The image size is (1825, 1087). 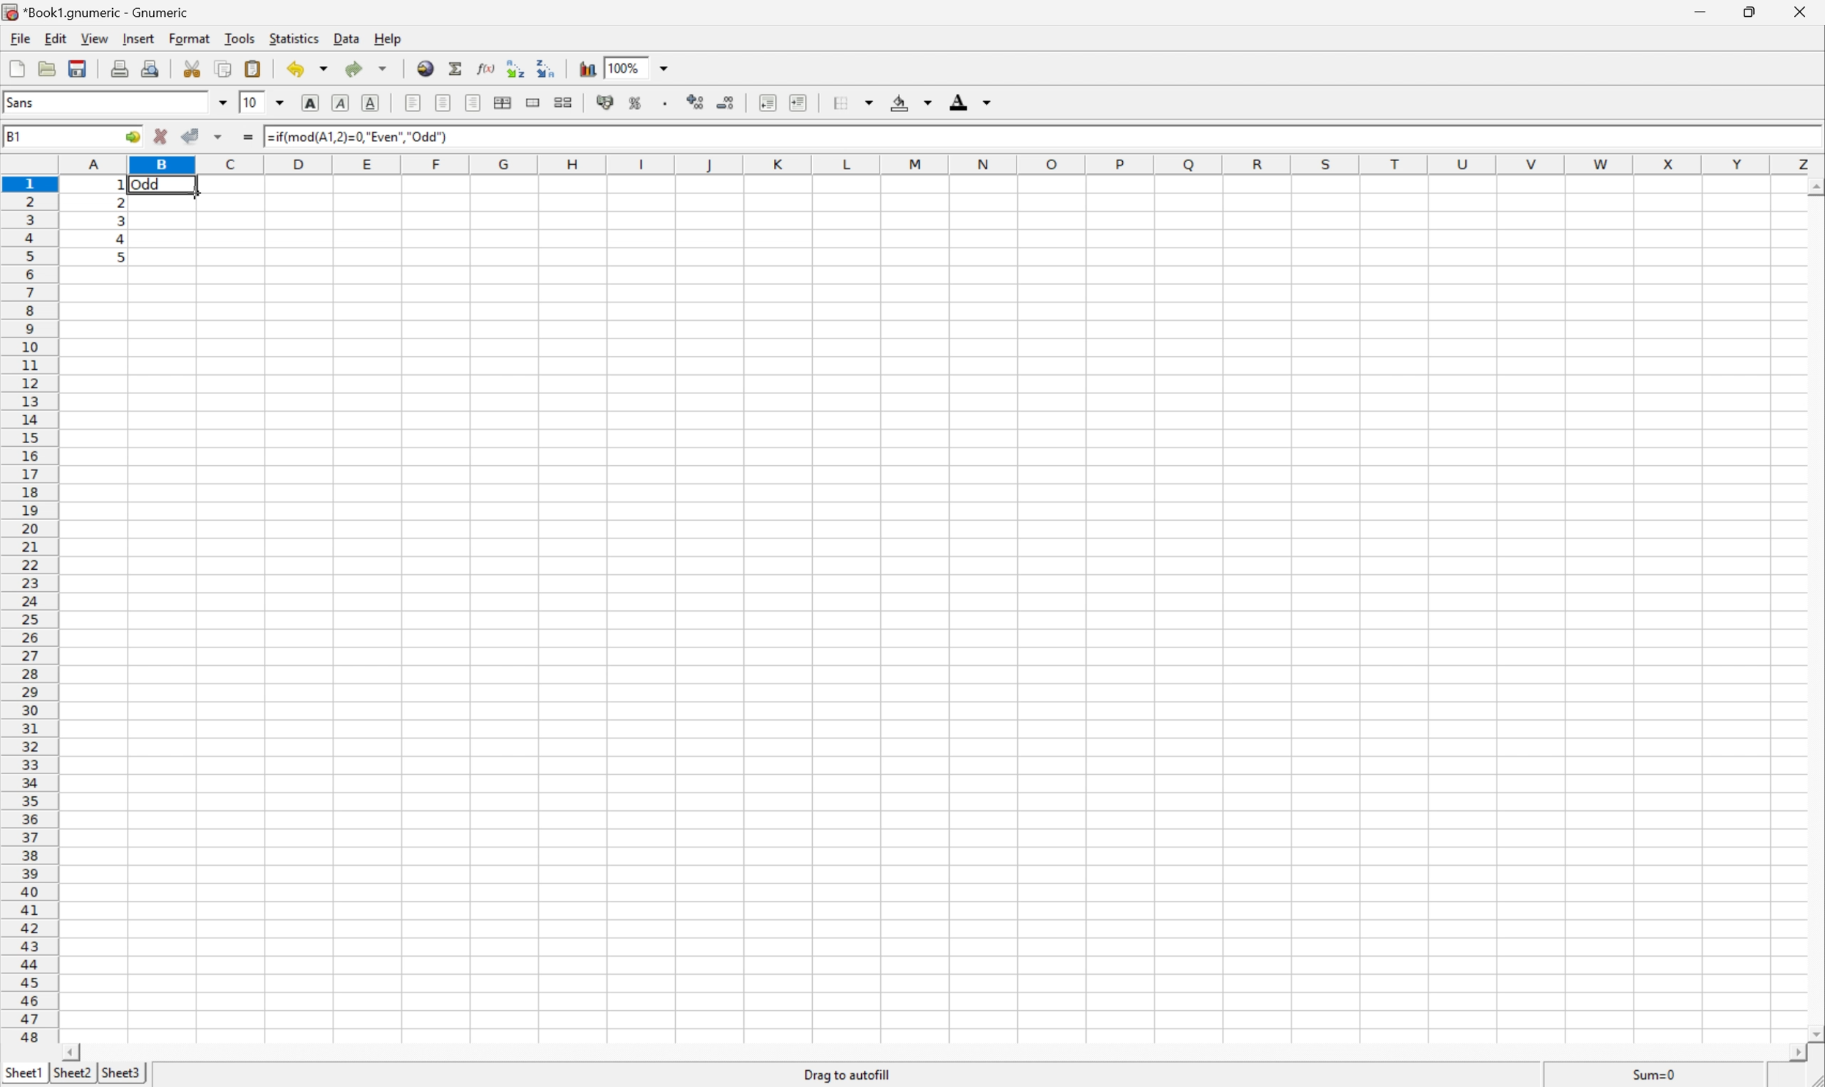 What do you see at coordinates (122, 1073) in the screenshot?
I see `Sheet3` at bounding box center [122, 1073].